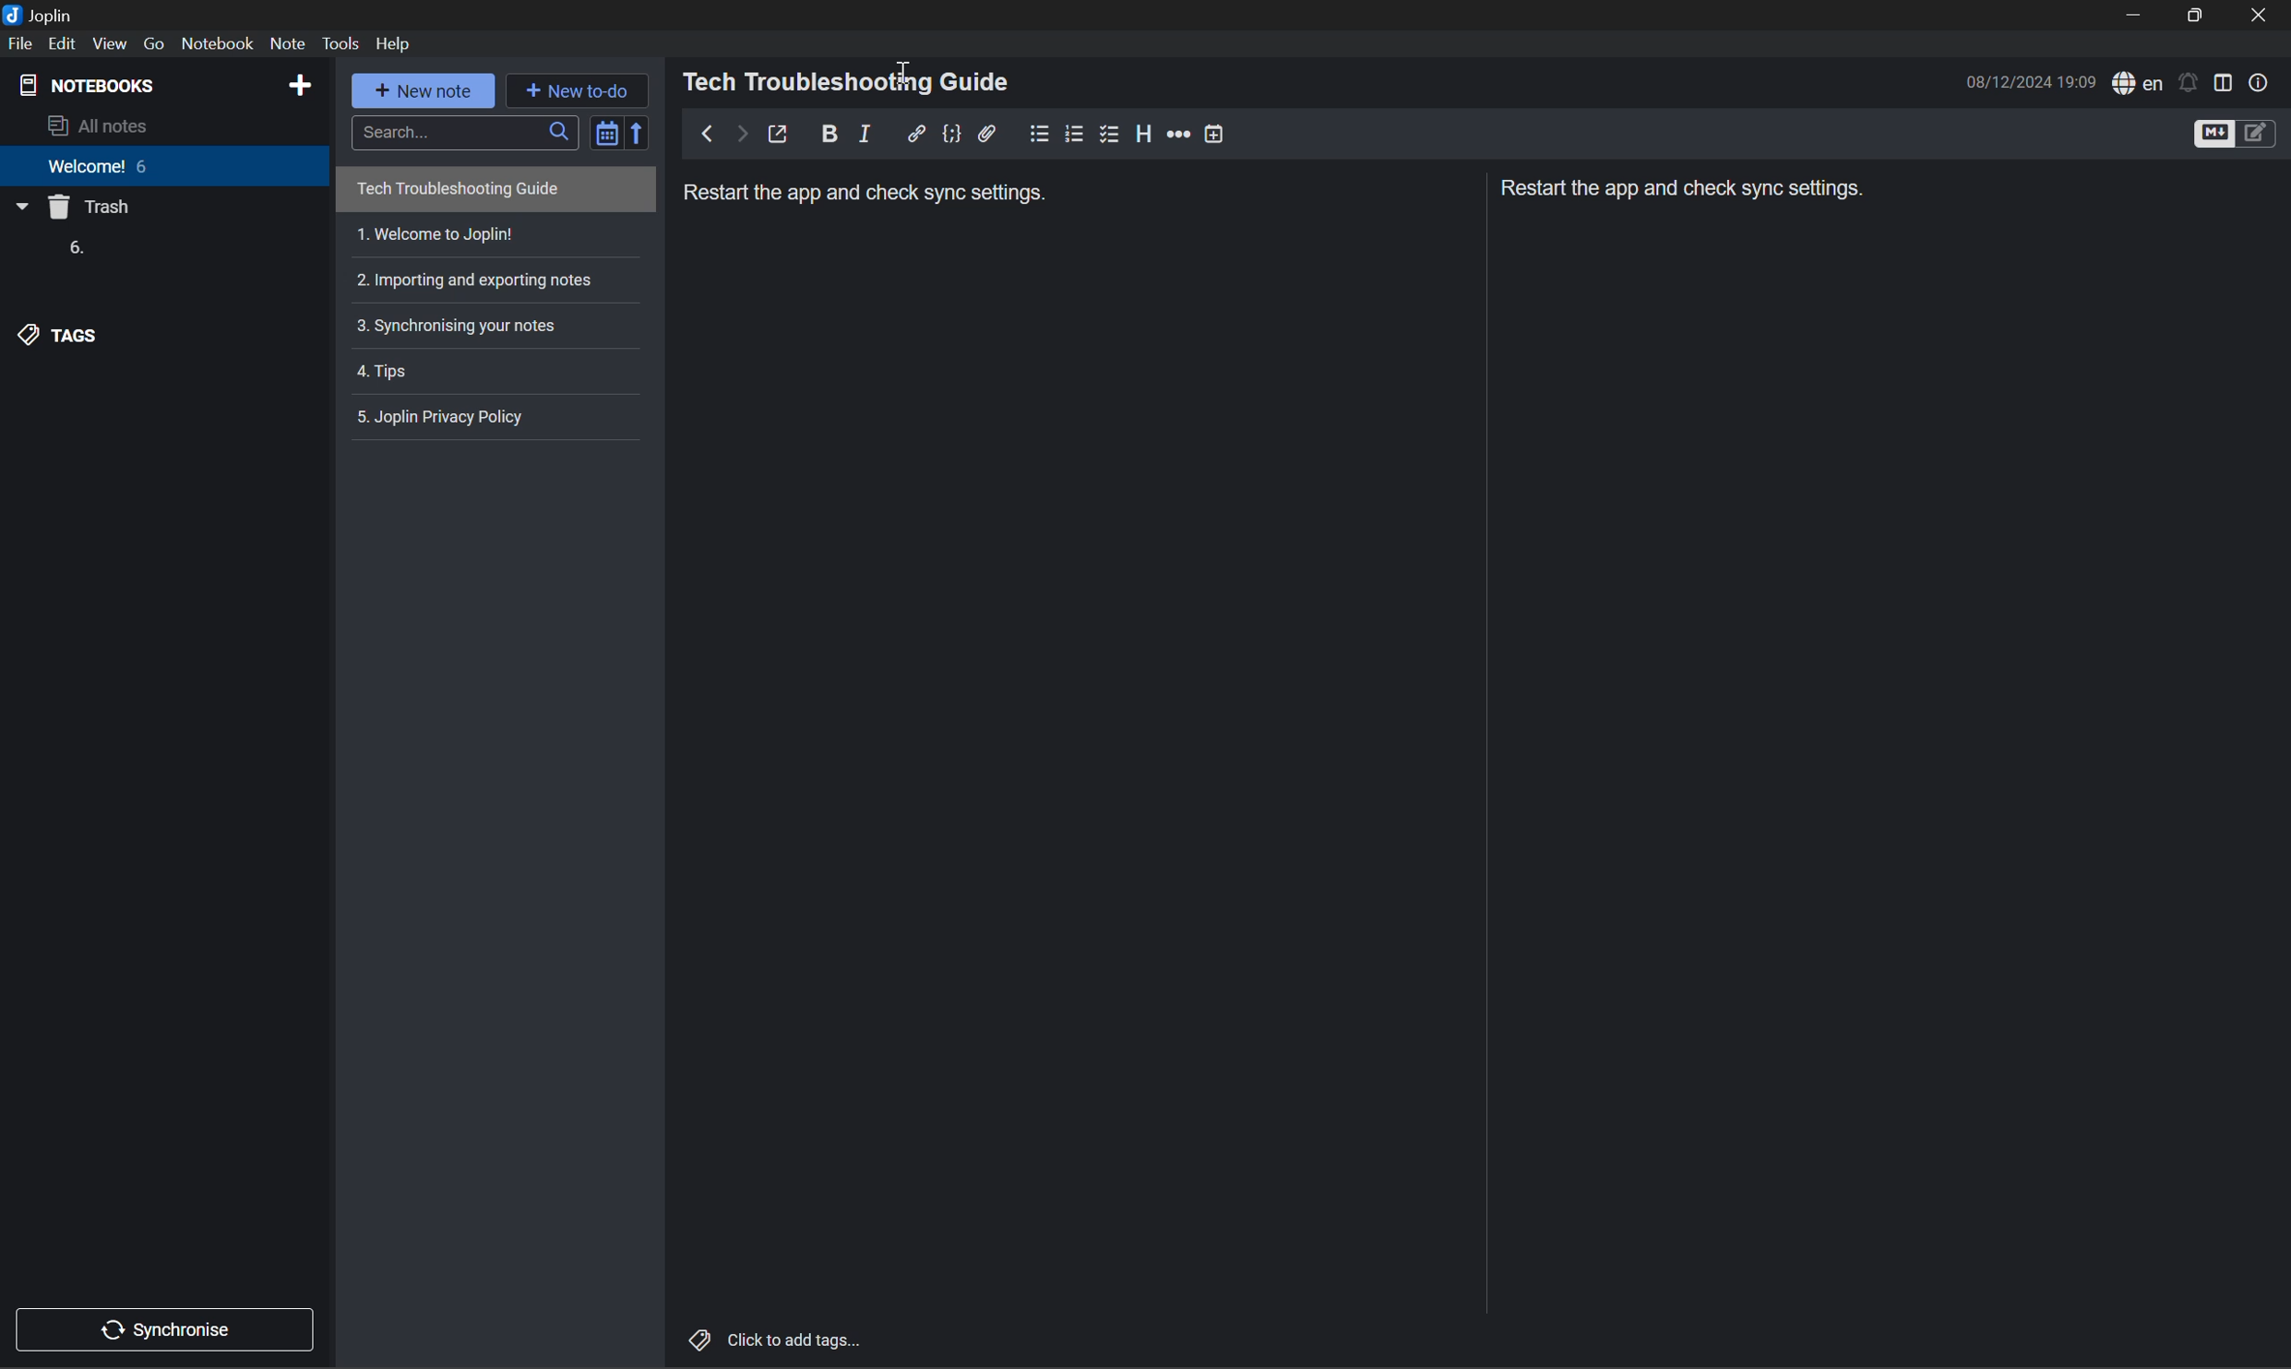 The image size is (2291, 1369). I want to click on File, so click(20, 43).